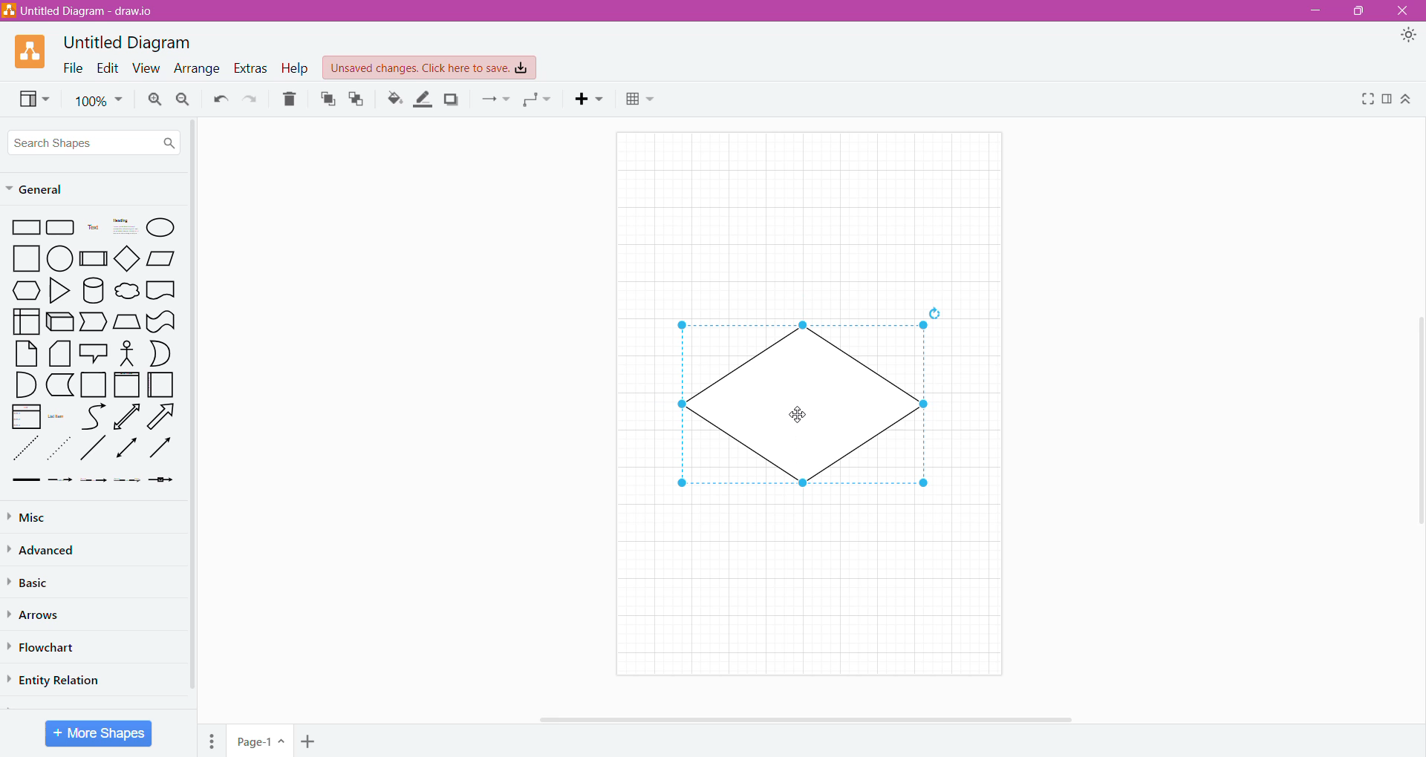  I want to click on Triangle, so click(58, 292).